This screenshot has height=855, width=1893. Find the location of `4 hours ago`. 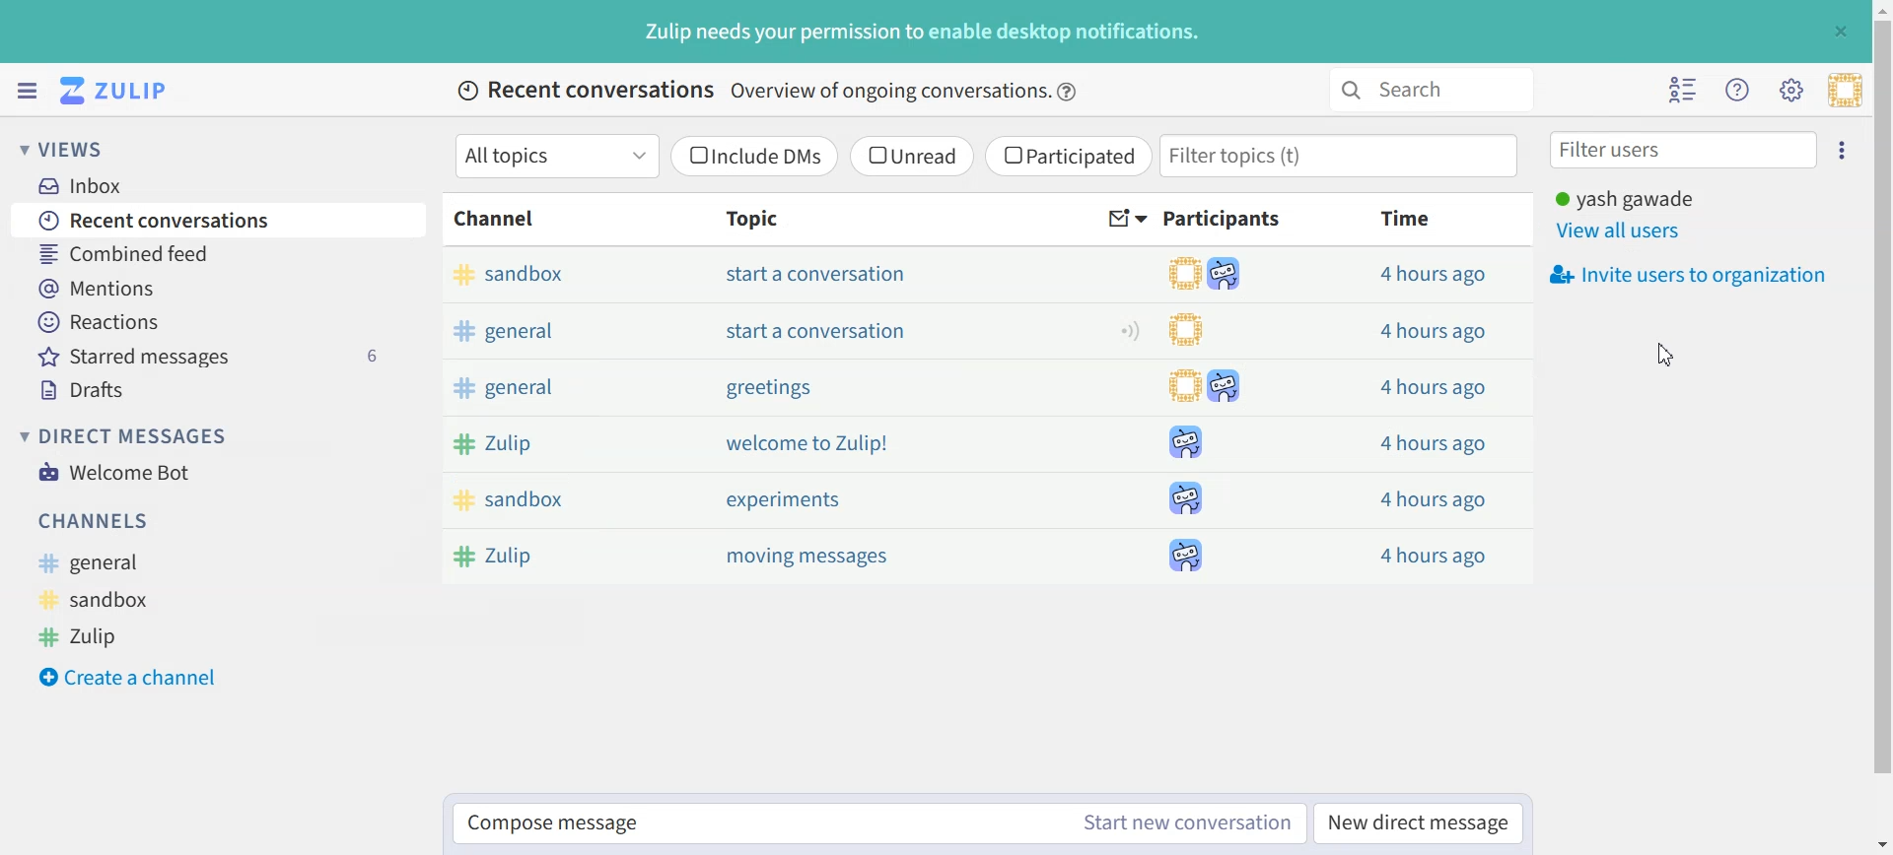

4 hours ago is located at coordinates (1434, 331).